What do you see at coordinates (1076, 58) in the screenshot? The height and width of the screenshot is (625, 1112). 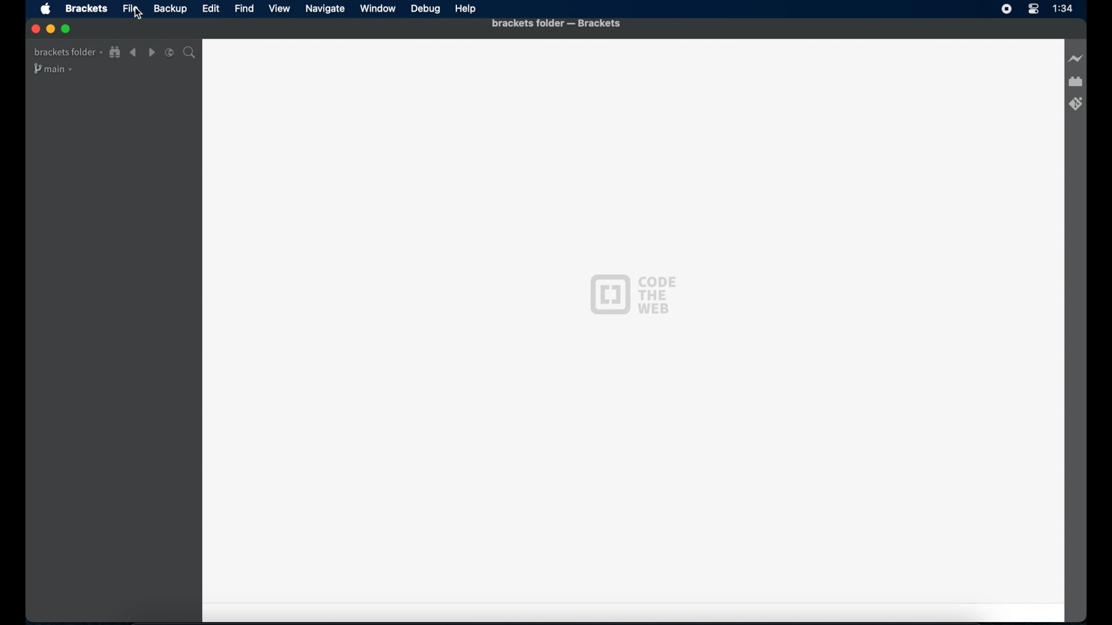 I see `Live preview` at bounding box center [1076, 58].